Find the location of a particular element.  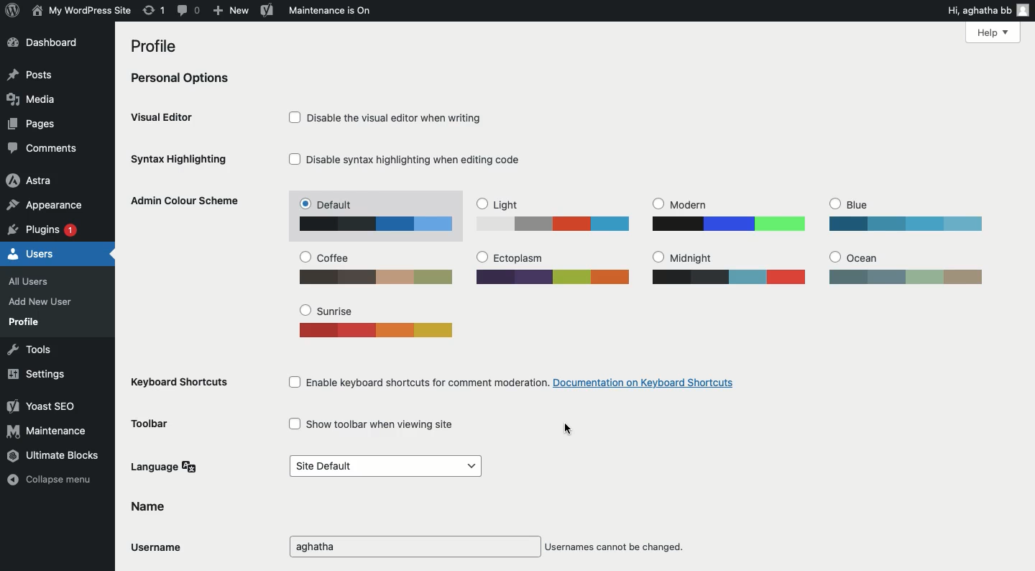

Profile is located at coordinates (157, 49).